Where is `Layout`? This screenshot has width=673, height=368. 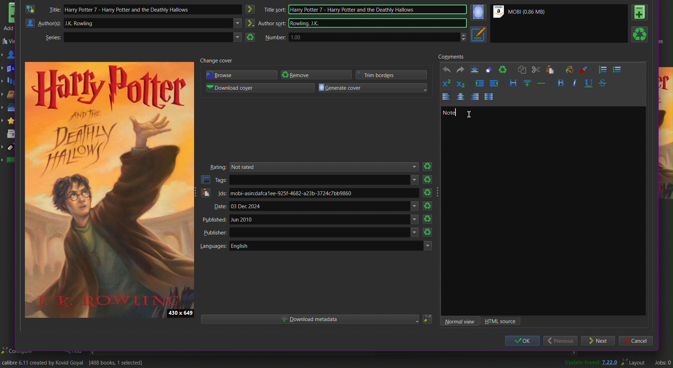 Layout is located at coordinates (635, 362).